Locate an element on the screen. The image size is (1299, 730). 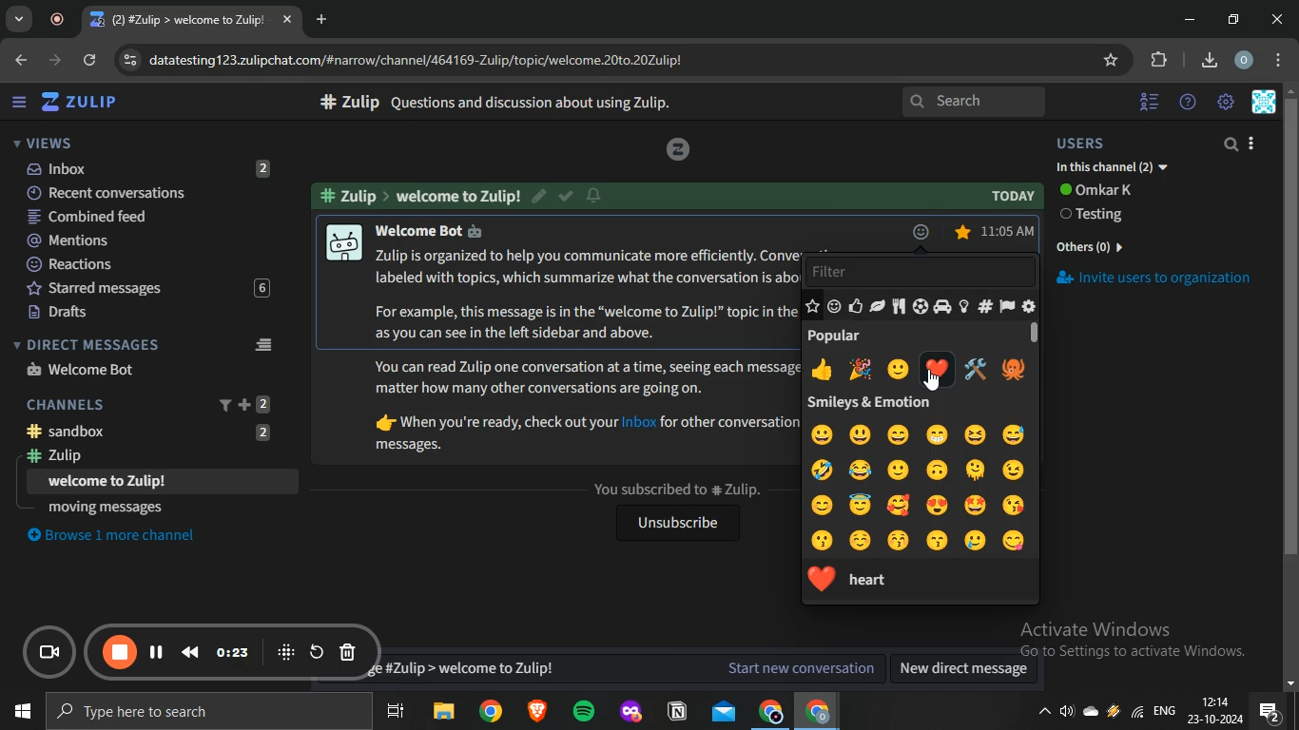
animal and nature is located at coordinates (878, 307).